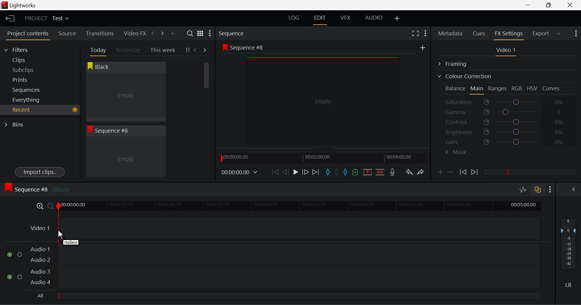 Image resolution: width=581 pixels, height=305 pixels. What do you see at coordinates (559, 33) in the screenshot?
I see `Add Panel` at bounding box center [559, 33].